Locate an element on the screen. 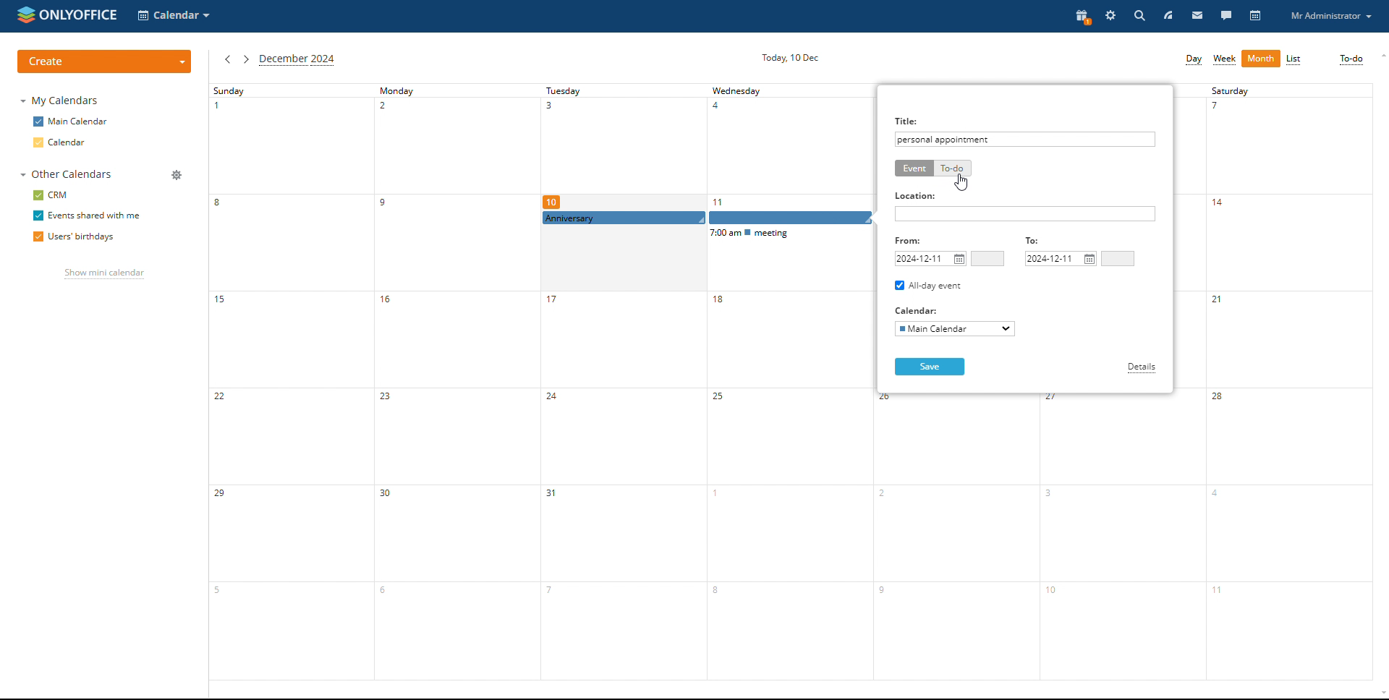  details is located at coordinates (1142, 368).